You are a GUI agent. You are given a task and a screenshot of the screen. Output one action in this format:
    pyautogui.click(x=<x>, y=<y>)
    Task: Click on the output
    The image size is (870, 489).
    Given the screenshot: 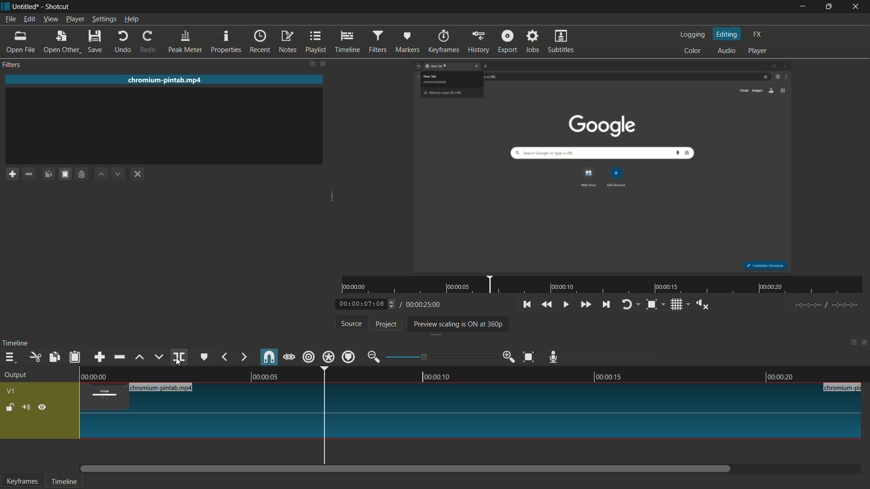 What is the action you would take?
    pyautogui.click(x=18, y=375)
    